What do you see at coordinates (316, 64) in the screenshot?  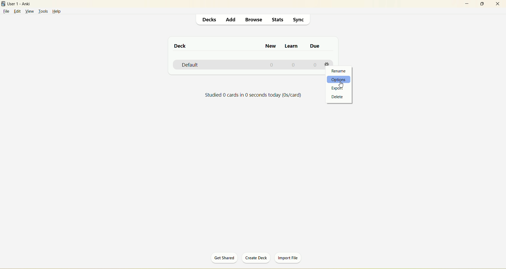 I see `0` at bounding box center [316, 64].